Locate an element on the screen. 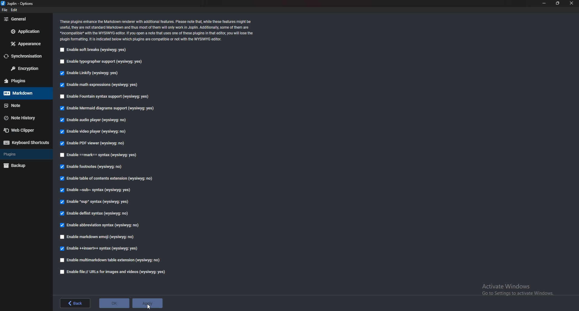  Enable table of contents is located at coordinates (108, 178).